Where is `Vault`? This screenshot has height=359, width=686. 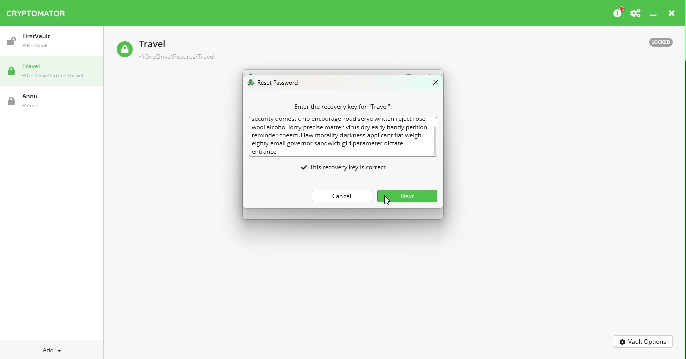 Vault is located at coordinates (165, 51).